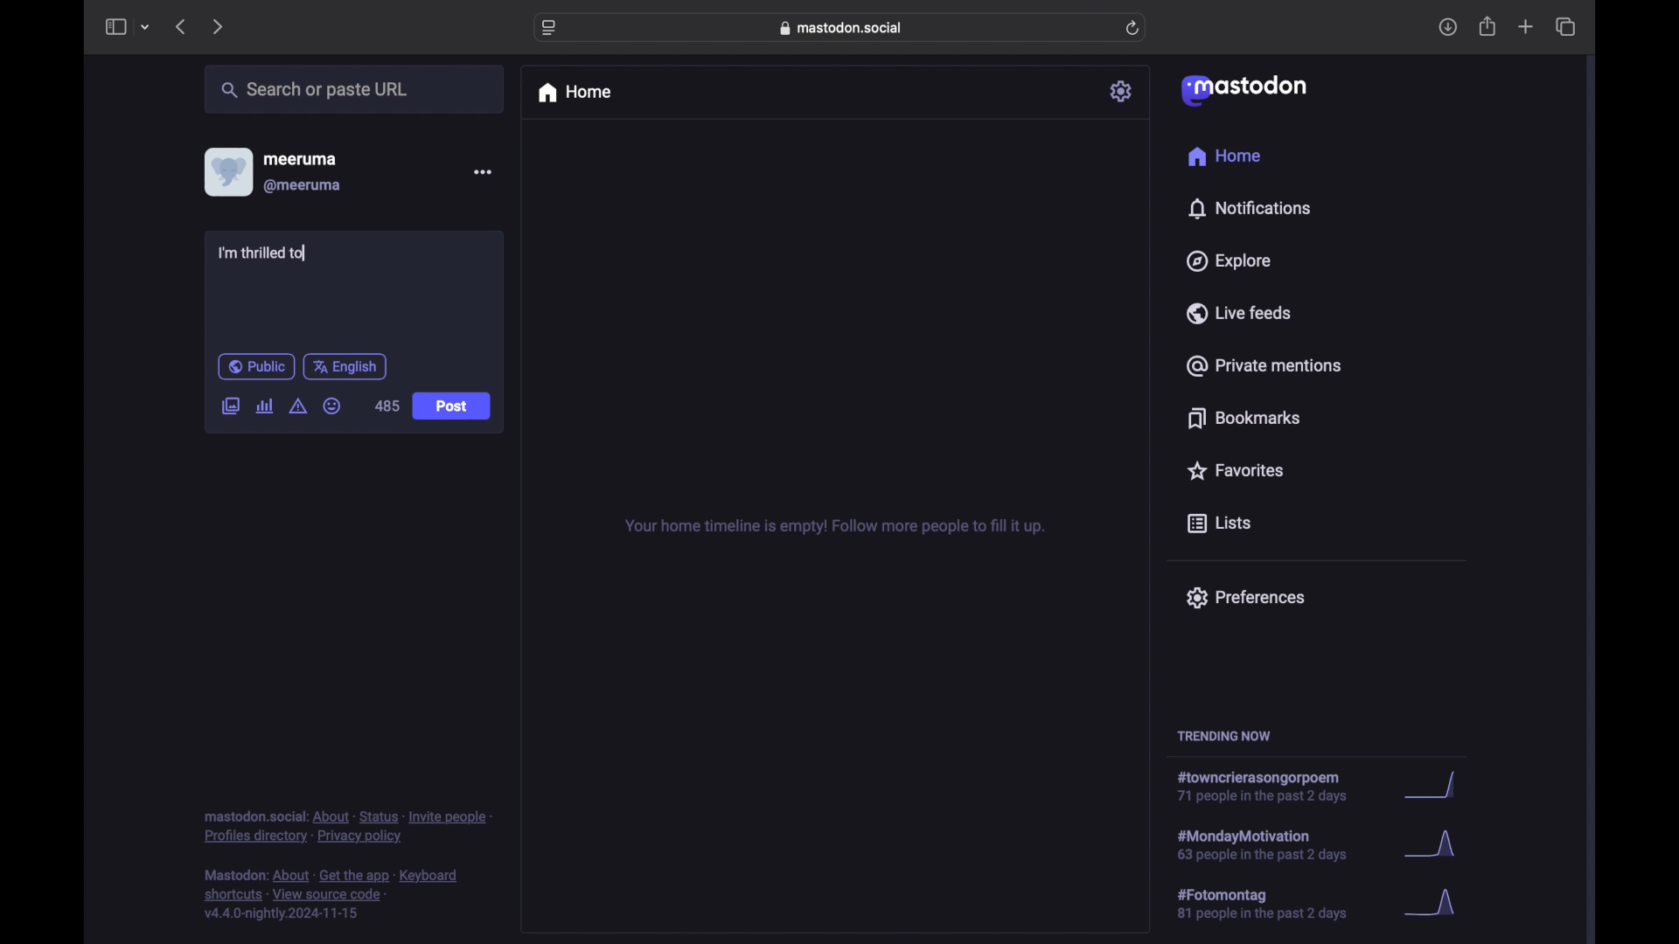 Image resolution: width=1679 pixels, height=944 pixels. What do you see at coordinates (574, 93) in the screenshot?
I see `home` at bounding box center [574, 93].